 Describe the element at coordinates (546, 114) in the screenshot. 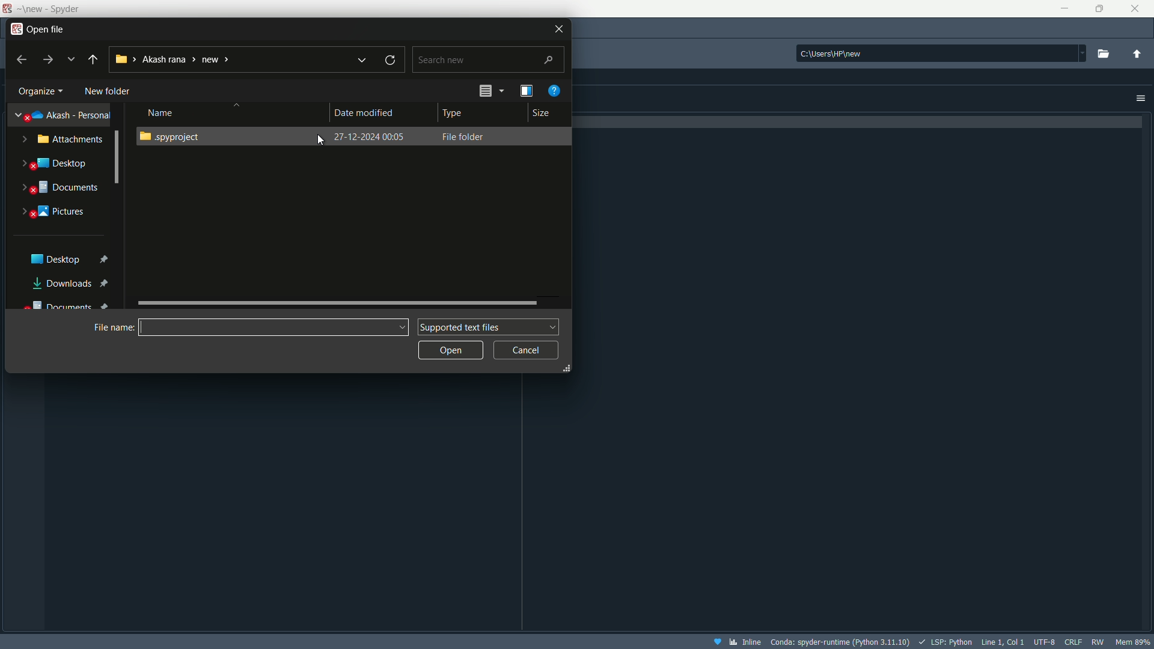

I see `Size` at that location.